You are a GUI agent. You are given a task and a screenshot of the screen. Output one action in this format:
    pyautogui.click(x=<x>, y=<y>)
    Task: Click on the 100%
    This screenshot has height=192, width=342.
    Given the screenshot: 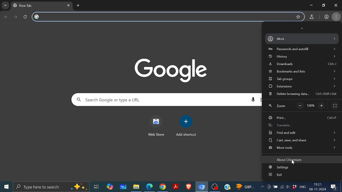 What is the action you would take?
    pyautogui.click(x=311, y=106)
    